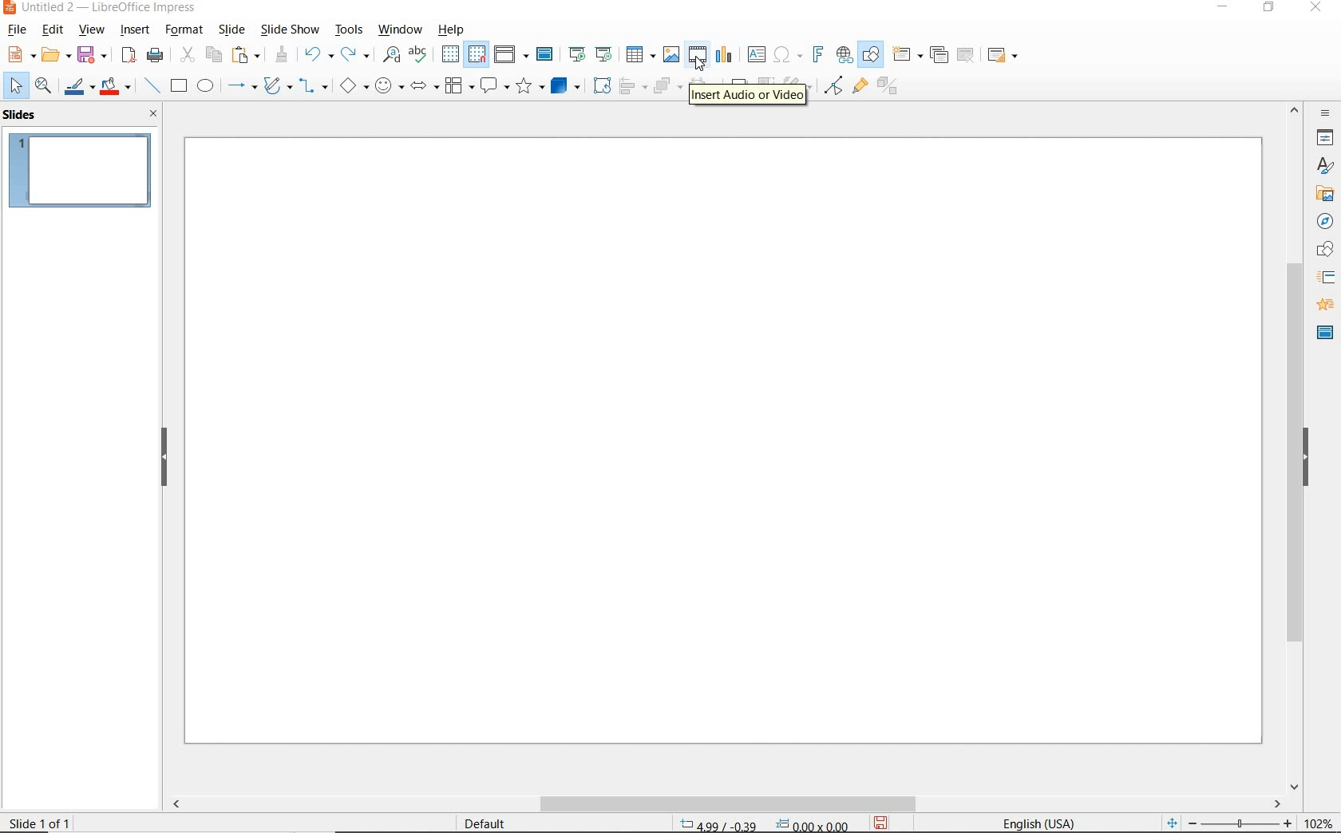 This screenshot has width=1341, height=833. What do you see at coordinates (356, 55) in the screenshot?
I see `REDO` at bounding box center [356, 55].